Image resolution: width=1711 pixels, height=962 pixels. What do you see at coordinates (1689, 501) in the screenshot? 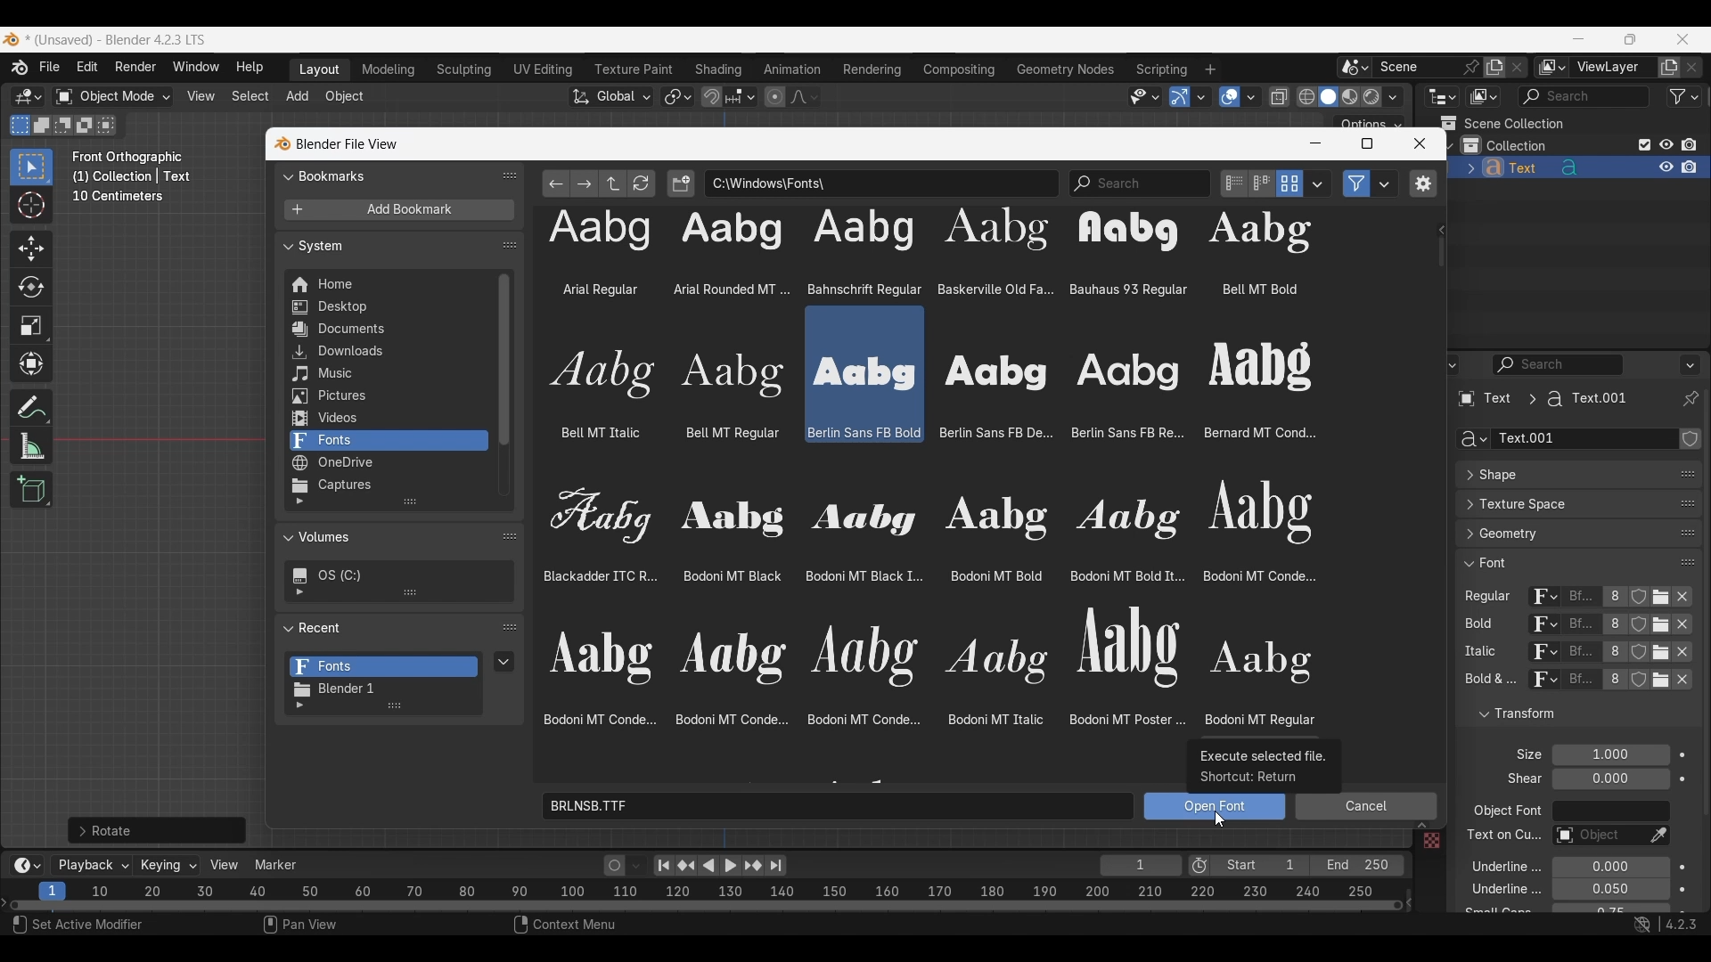
I see `change position` at bounding box center [1689, 501].